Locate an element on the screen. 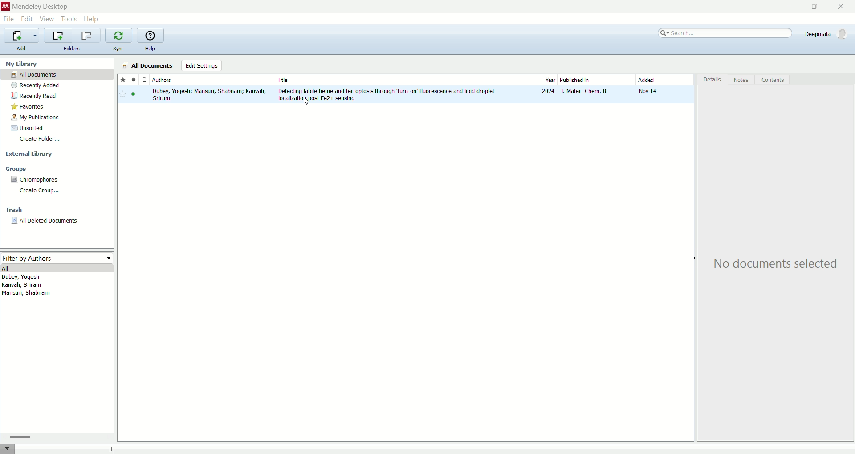 The height and width of the screenshot is (454, 855). all is located at coordinates (58, 268).